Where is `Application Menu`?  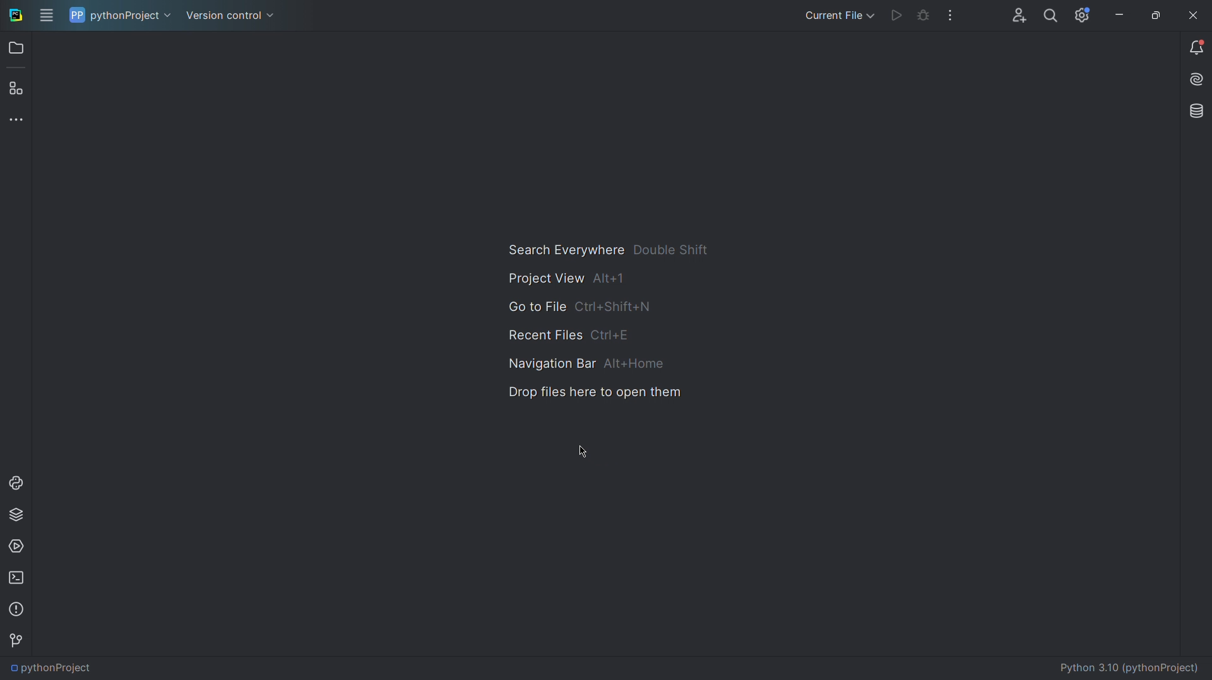
Application Menu is located at coordinates (48, 16).